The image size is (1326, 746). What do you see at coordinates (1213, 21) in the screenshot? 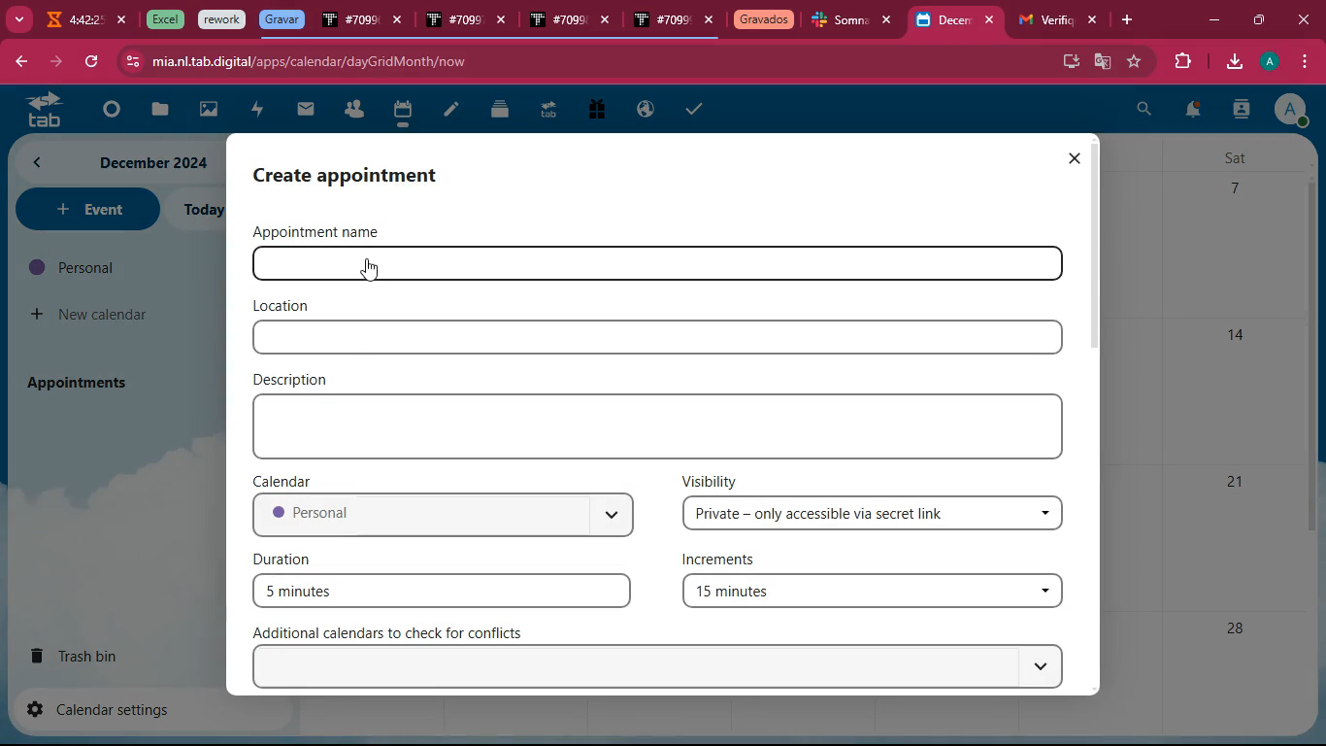
I see `minimize` at bounding box center [1213, 21].